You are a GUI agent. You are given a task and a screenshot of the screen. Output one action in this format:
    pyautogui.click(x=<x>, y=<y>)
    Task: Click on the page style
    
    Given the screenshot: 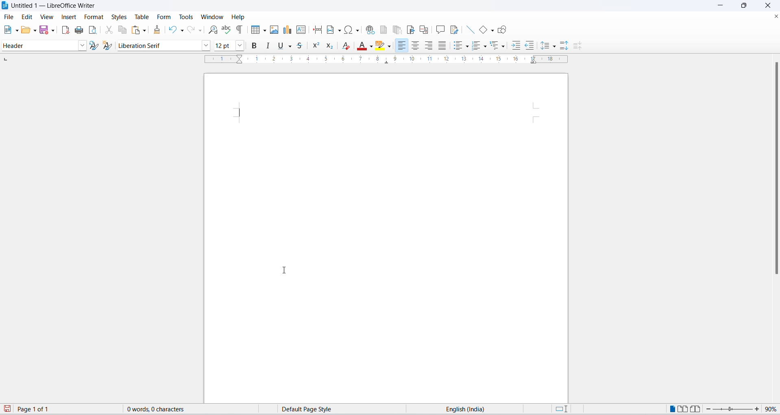 What is the action you would take?
    pyautogui.click(x=312, y=409)
    